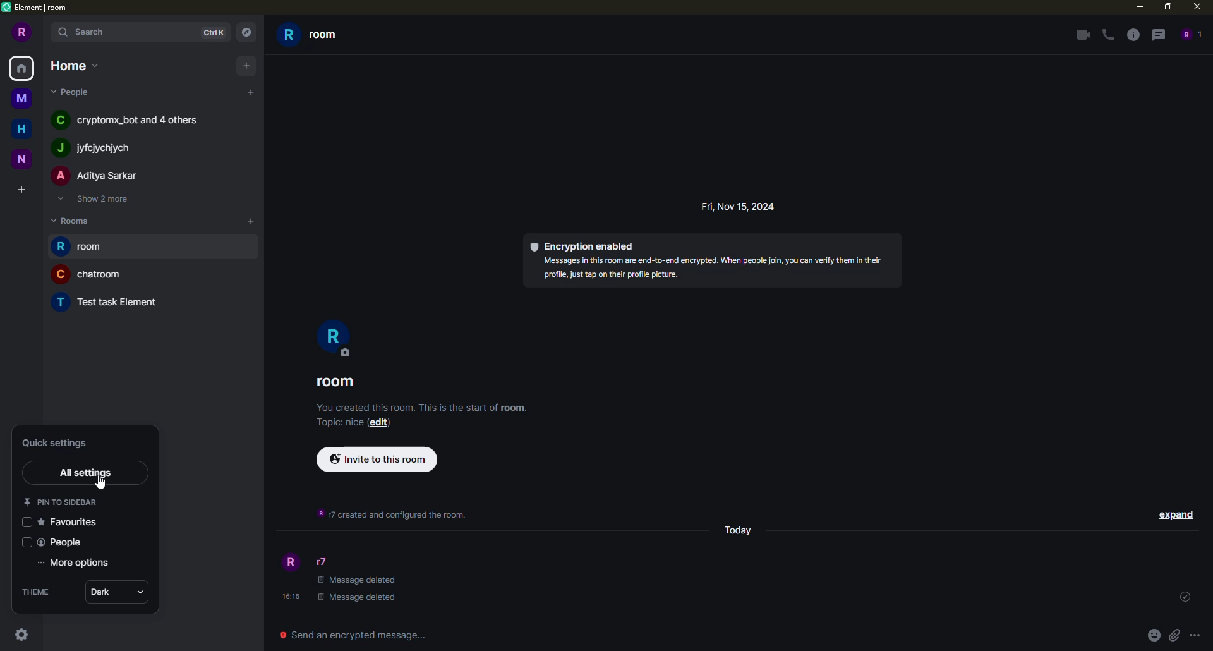  I want to click on profile, so click(20, 32).